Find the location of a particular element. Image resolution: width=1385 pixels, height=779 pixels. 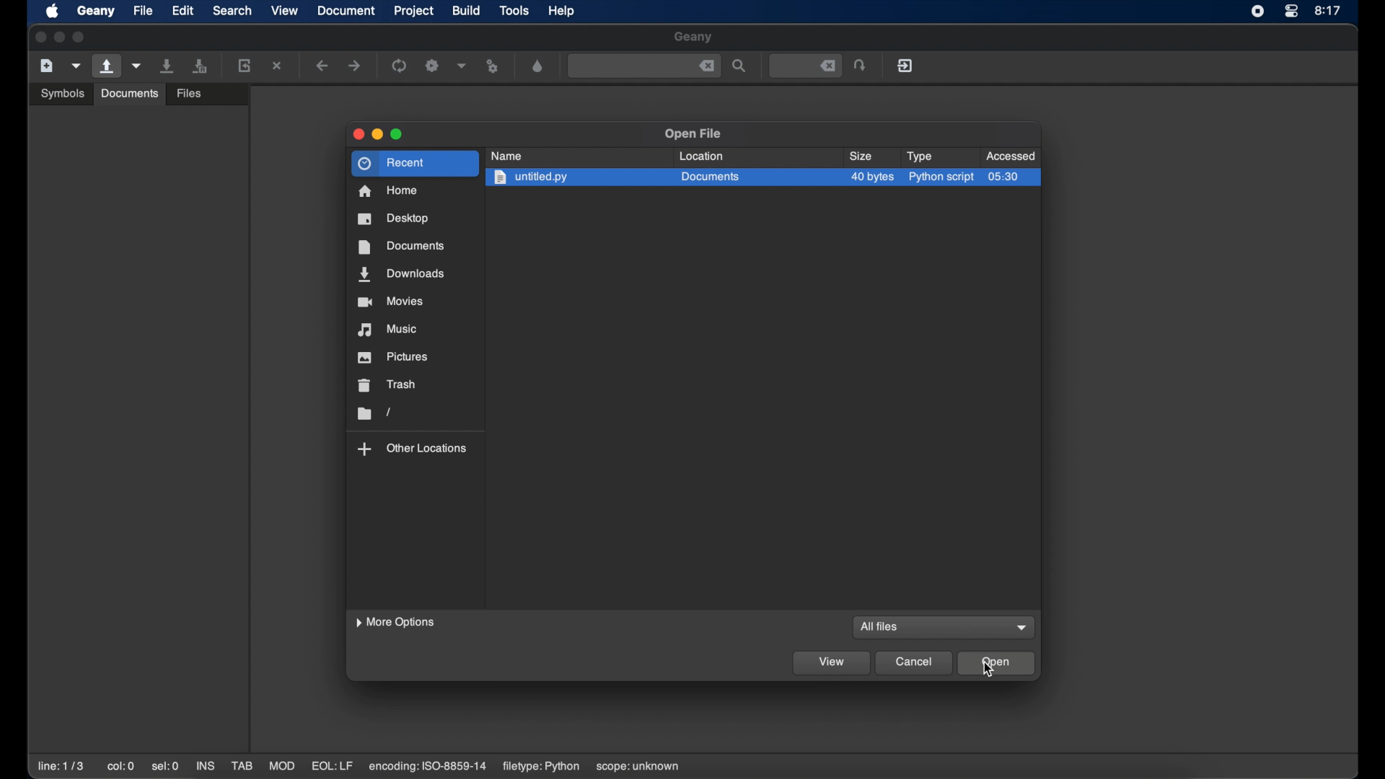

ins is located at coordinates (205, 766).